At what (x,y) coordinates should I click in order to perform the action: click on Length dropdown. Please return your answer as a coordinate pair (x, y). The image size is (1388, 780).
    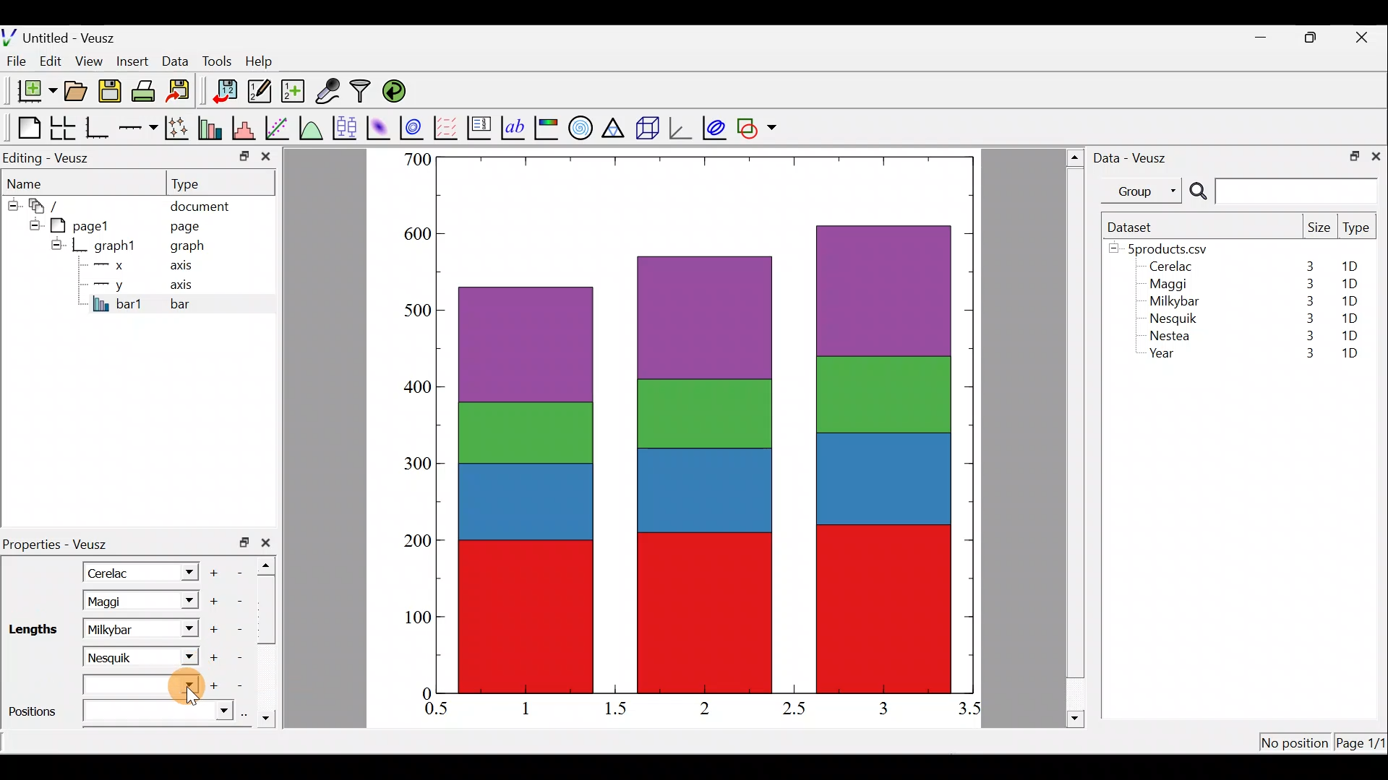
    Looking at the image, I should click on (181, 655).